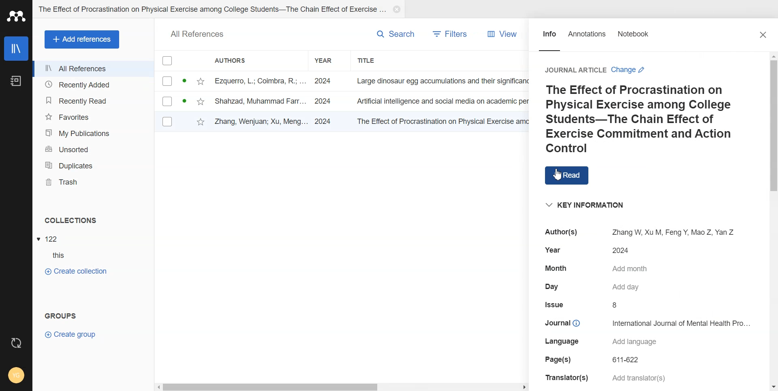 This screenshot has width=778, height=391. Describe the element at coordinates (396, 34) in the screenshot. I see `Search` at that location.